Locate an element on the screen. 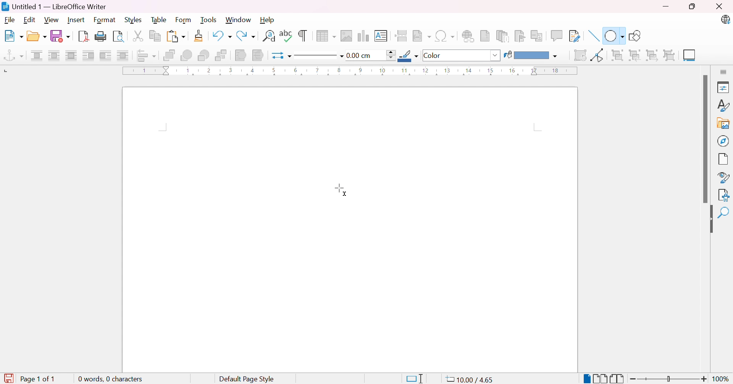 The height and width of the screenshot is (384, 733). Ungroup is located at coordinates (670, 56).